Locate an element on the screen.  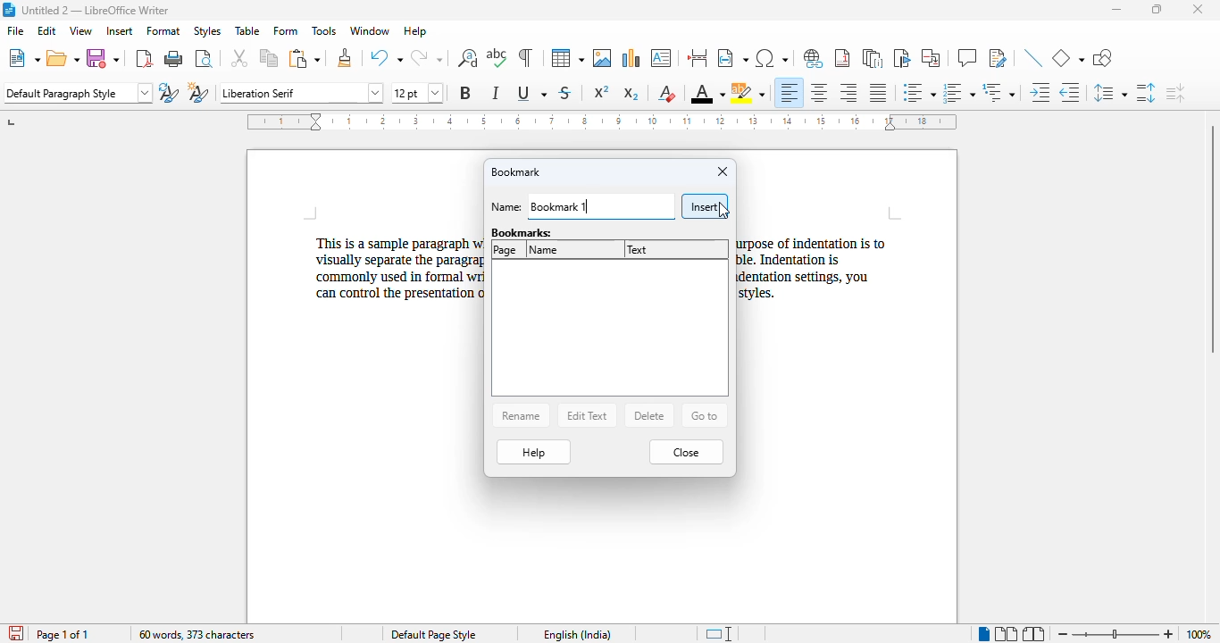
table is located at coordinates (567, 58).